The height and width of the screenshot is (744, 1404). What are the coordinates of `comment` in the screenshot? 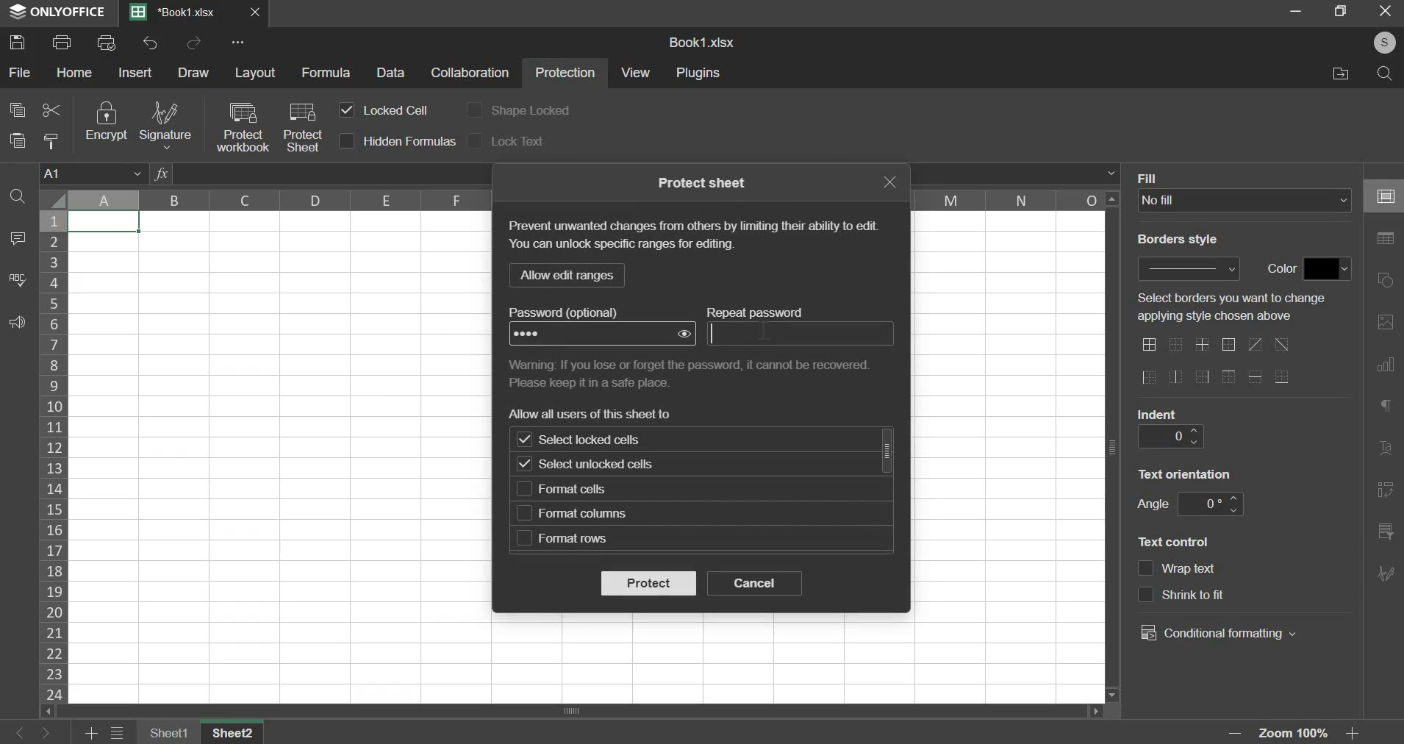 It's located at (15, 239).